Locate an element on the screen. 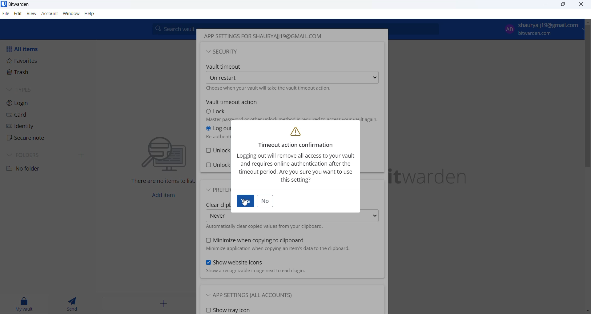  clear clipboard options is located at coordinates (292, 216).